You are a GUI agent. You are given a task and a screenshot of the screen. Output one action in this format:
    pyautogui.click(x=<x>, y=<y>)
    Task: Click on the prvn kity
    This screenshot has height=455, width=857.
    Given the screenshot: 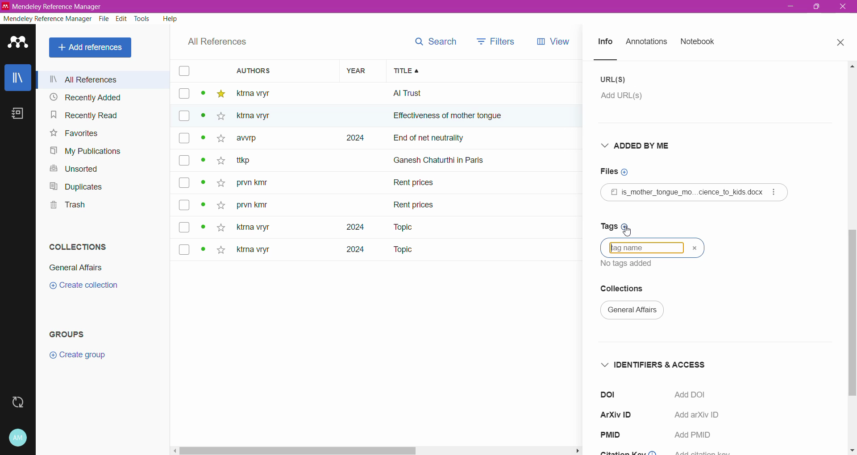 What is the action you would take?
    pyautogui.click(x=258, y=183)
    